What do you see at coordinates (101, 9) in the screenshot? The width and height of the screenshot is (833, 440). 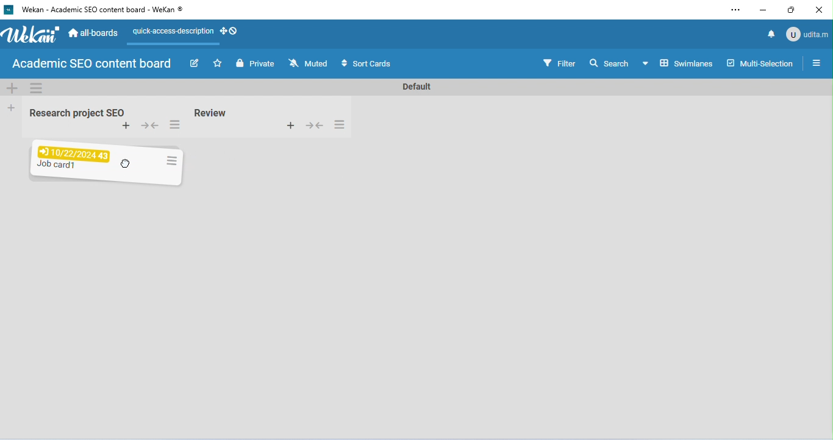 I see `current window: Wekan - Academic SEO content board - WeKan` at bounding box center [101, 9].